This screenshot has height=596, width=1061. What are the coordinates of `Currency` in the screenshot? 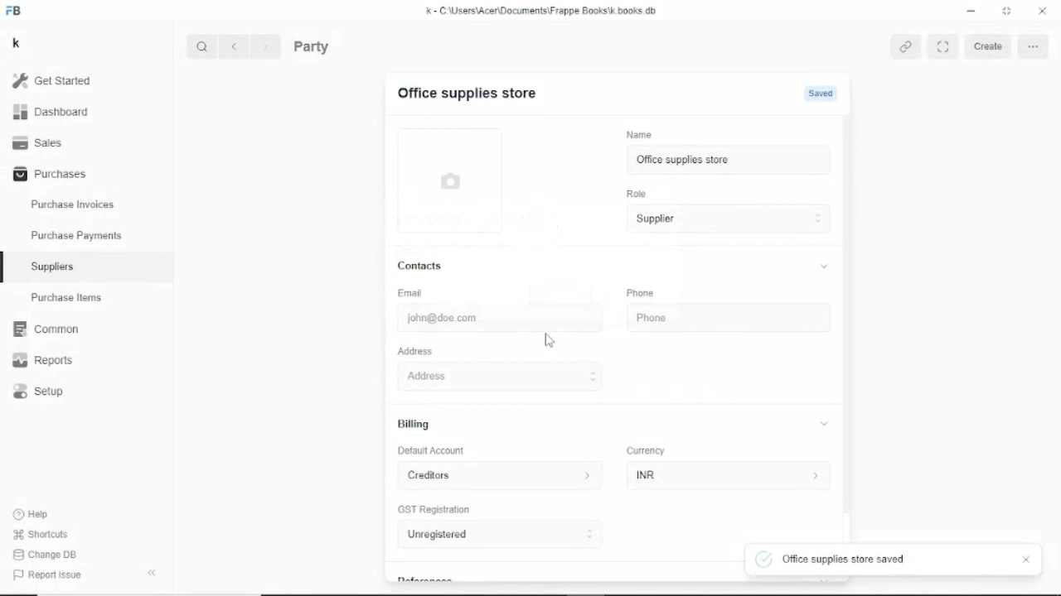 It's located at (647, 450).